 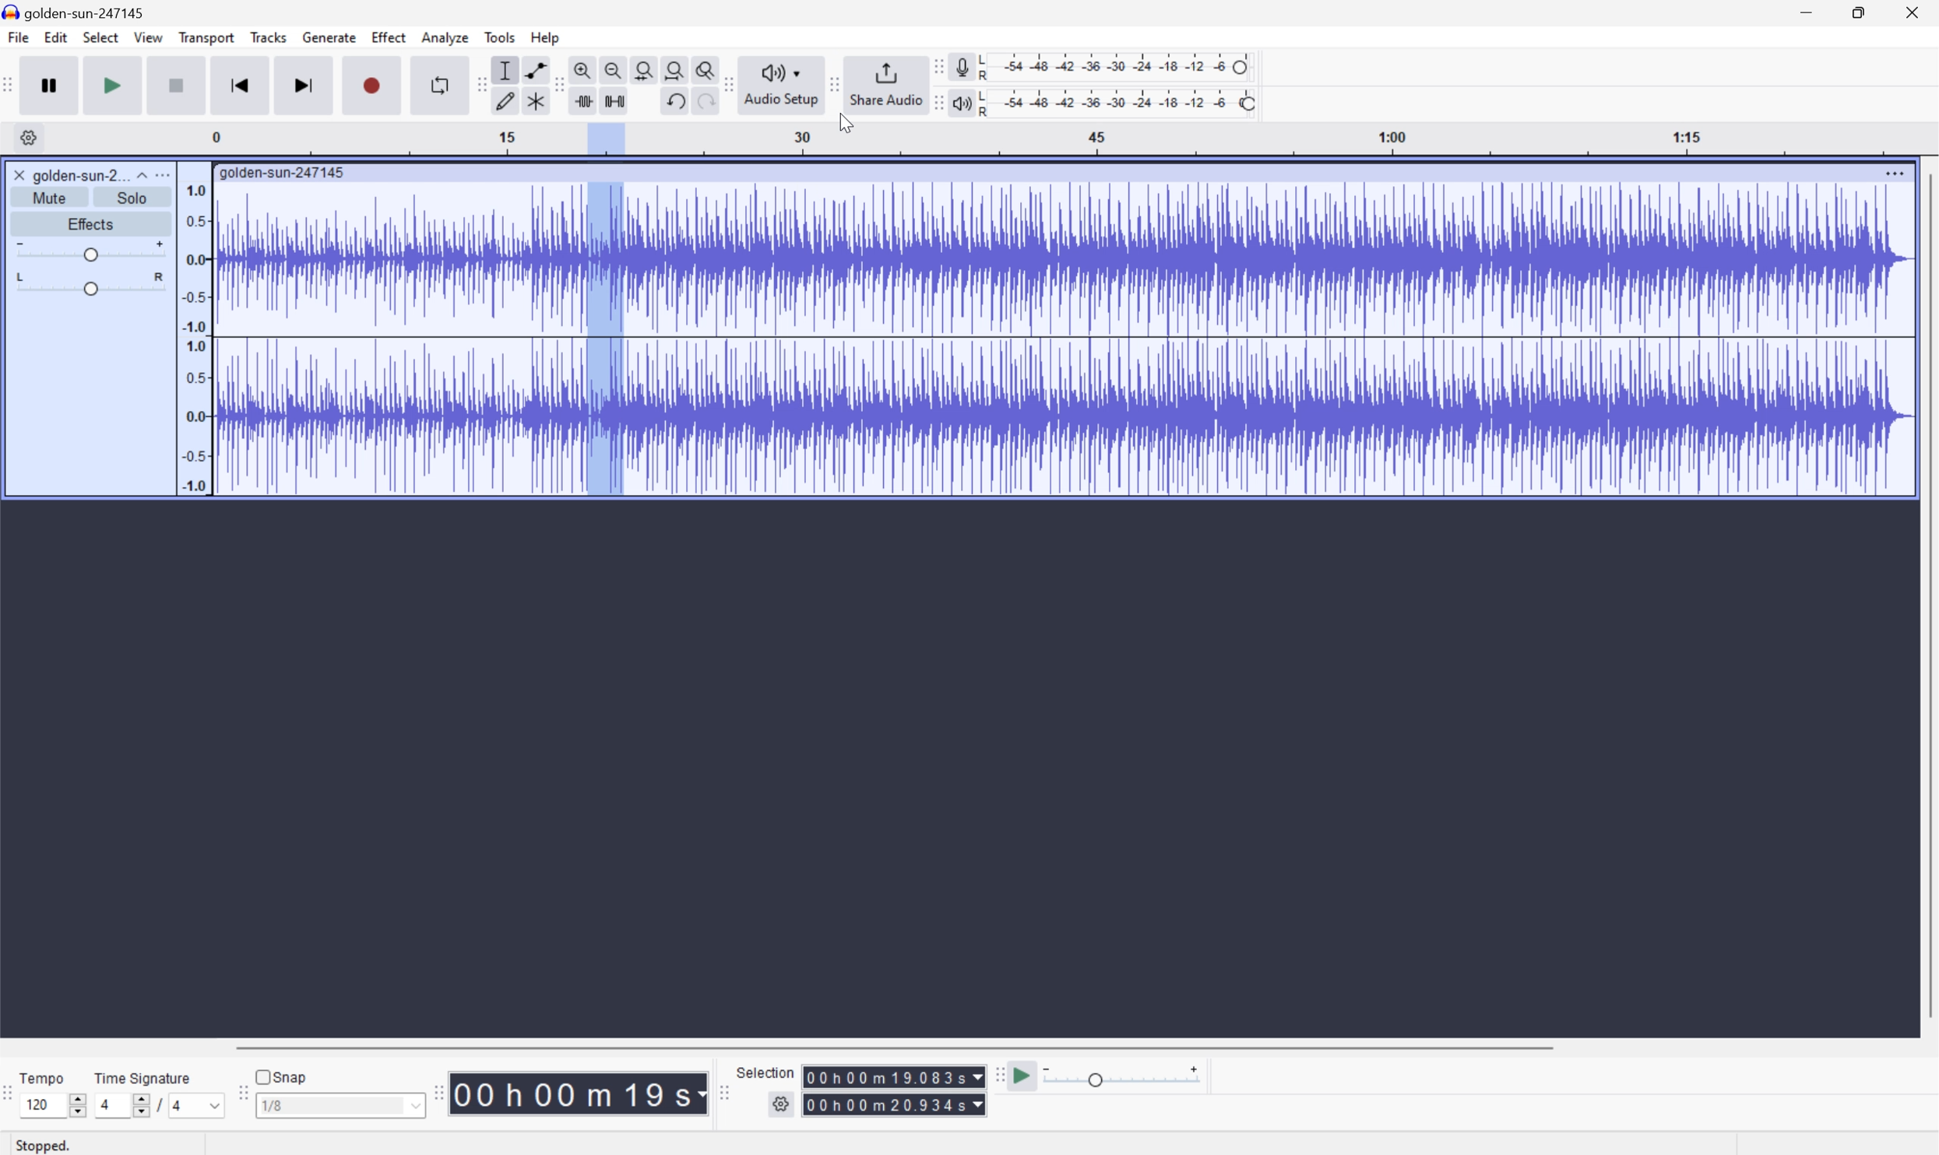 I want to click on Audacity Snapping toolbar, so click(x=239, y=1098).